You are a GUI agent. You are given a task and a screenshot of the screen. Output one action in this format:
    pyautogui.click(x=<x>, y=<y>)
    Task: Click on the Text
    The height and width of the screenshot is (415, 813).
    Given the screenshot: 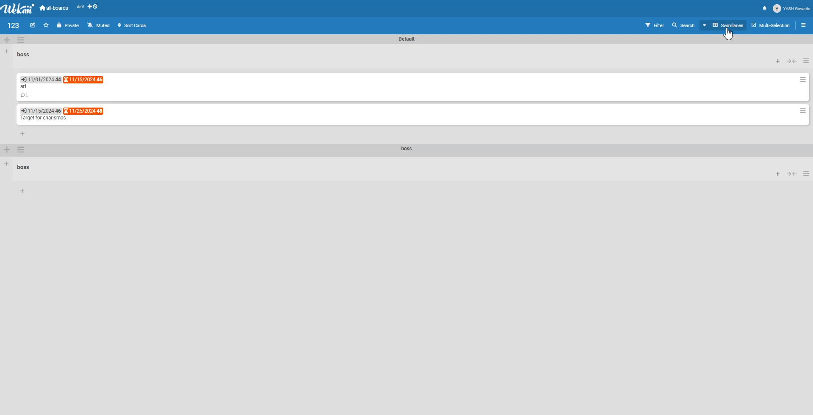 What is the action you would take?
    pyautogui.click(x=43, y=118)
    